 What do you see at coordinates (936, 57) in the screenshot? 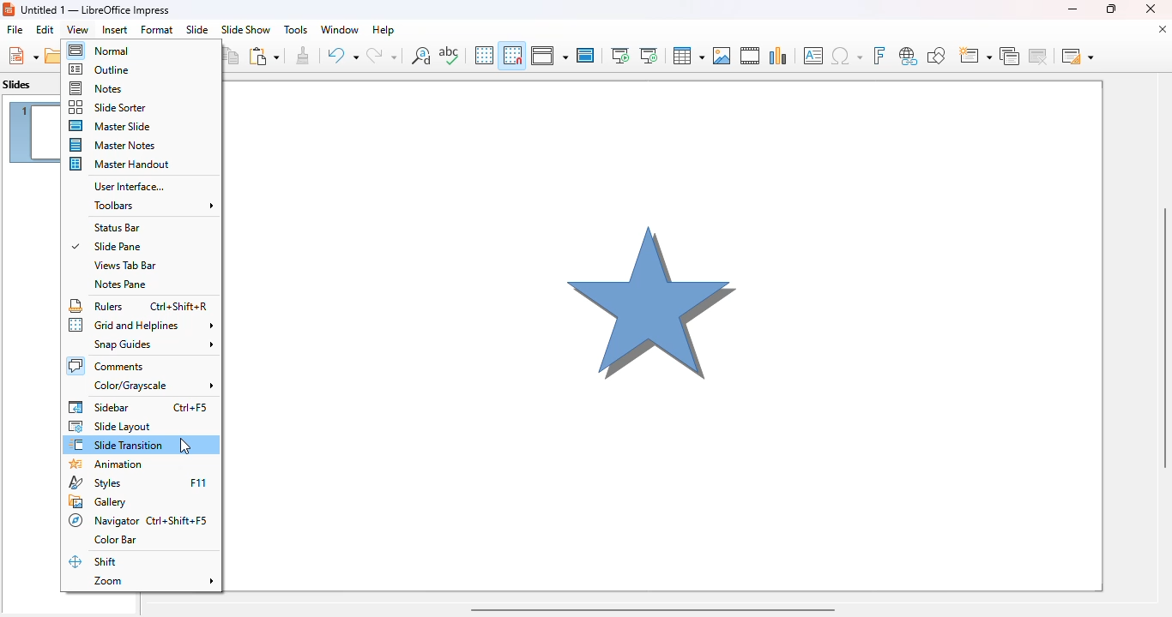
I see `show draw functions` at bounding box center [936, 57].